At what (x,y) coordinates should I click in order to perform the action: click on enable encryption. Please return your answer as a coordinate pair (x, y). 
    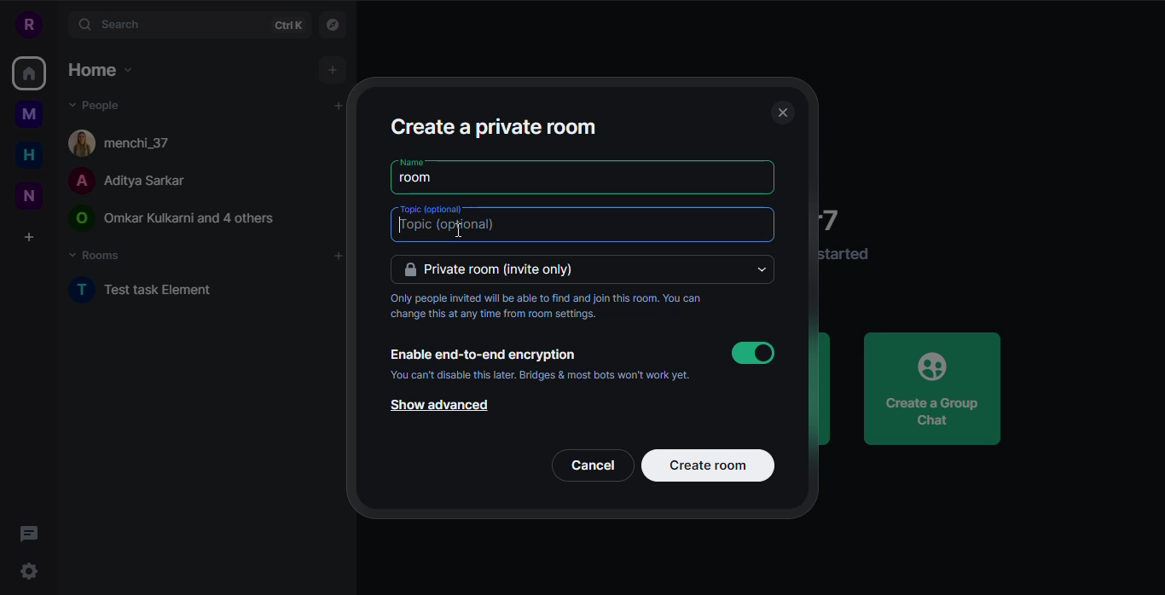
    Looking at the image, I should click on (482, 355).